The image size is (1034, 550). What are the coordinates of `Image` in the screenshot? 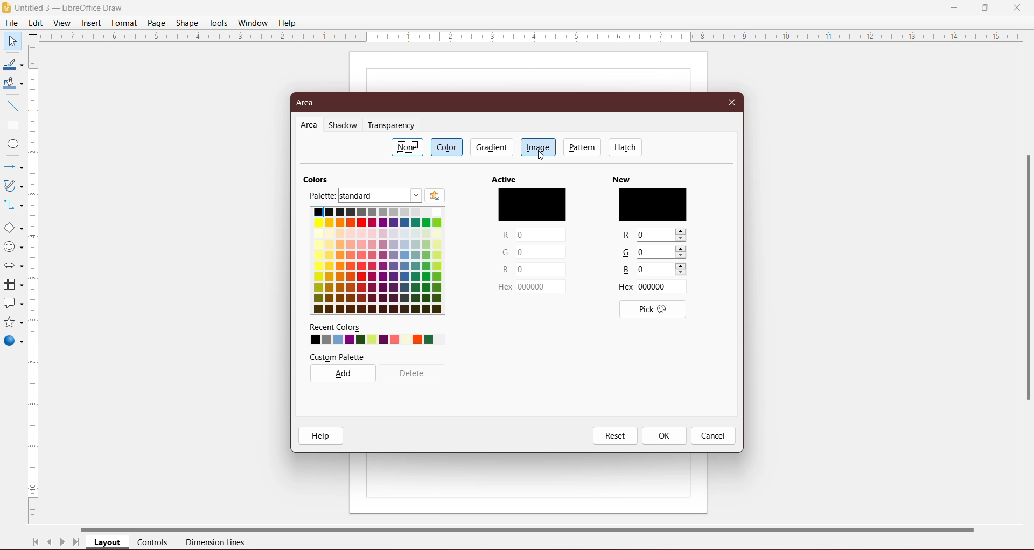 It's located at (538, 146).